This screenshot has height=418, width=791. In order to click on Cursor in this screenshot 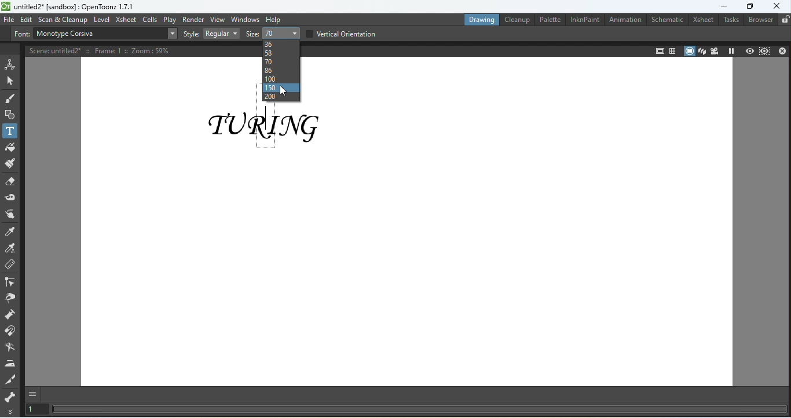, I will do `click(281, 91)`.